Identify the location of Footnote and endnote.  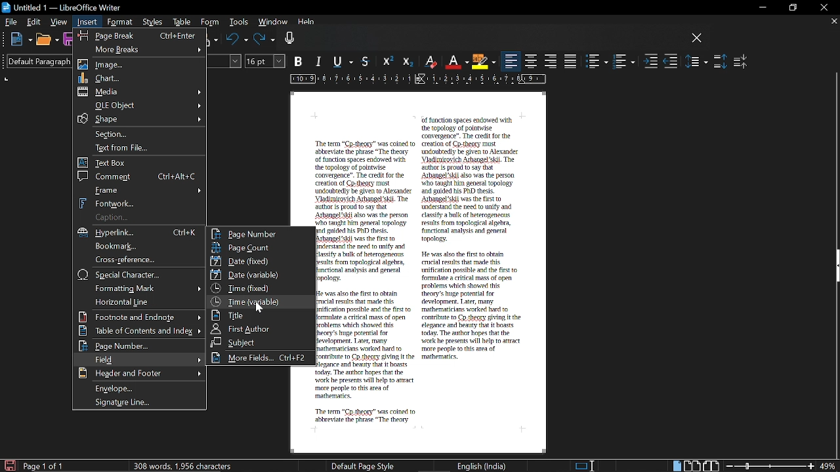
(140, 317).